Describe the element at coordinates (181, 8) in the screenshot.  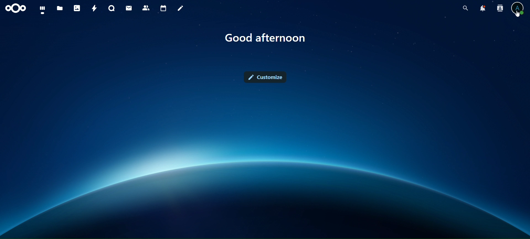
I see `notes` at that location.